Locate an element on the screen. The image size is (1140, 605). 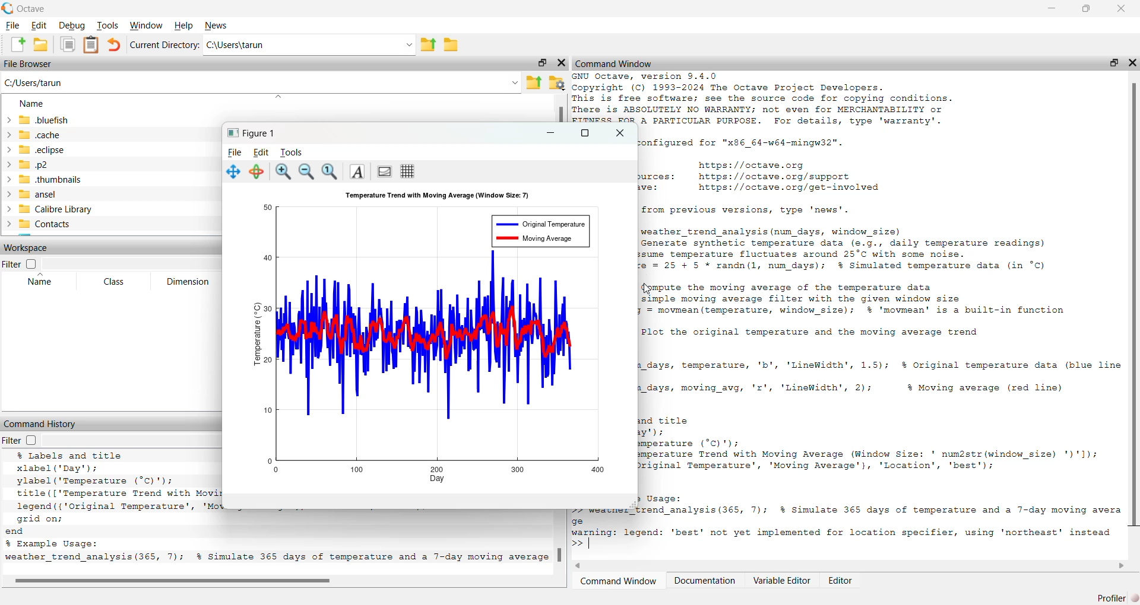
Move Chart is located at coordinates (235, 171).